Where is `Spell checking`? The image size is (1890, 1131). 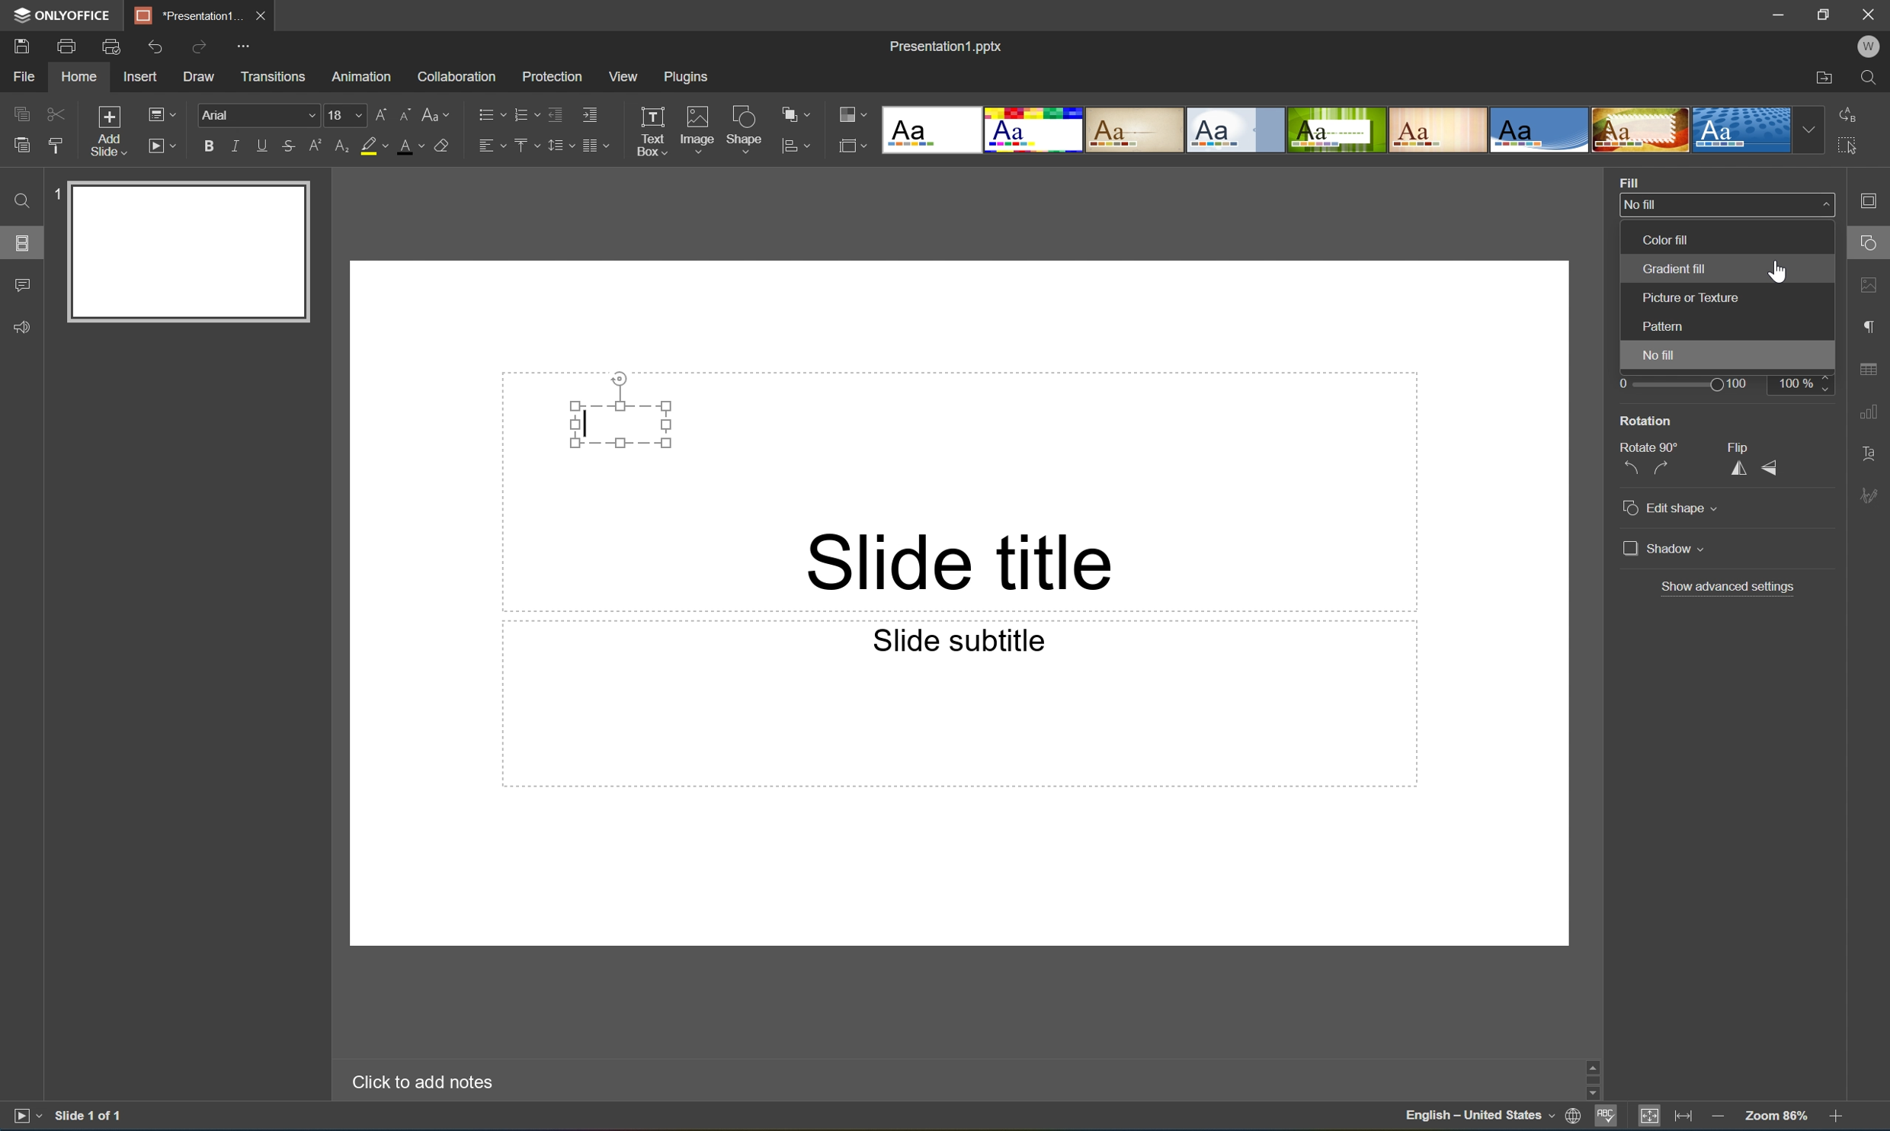
Spell checking is located at coordinates (1606, 1118).